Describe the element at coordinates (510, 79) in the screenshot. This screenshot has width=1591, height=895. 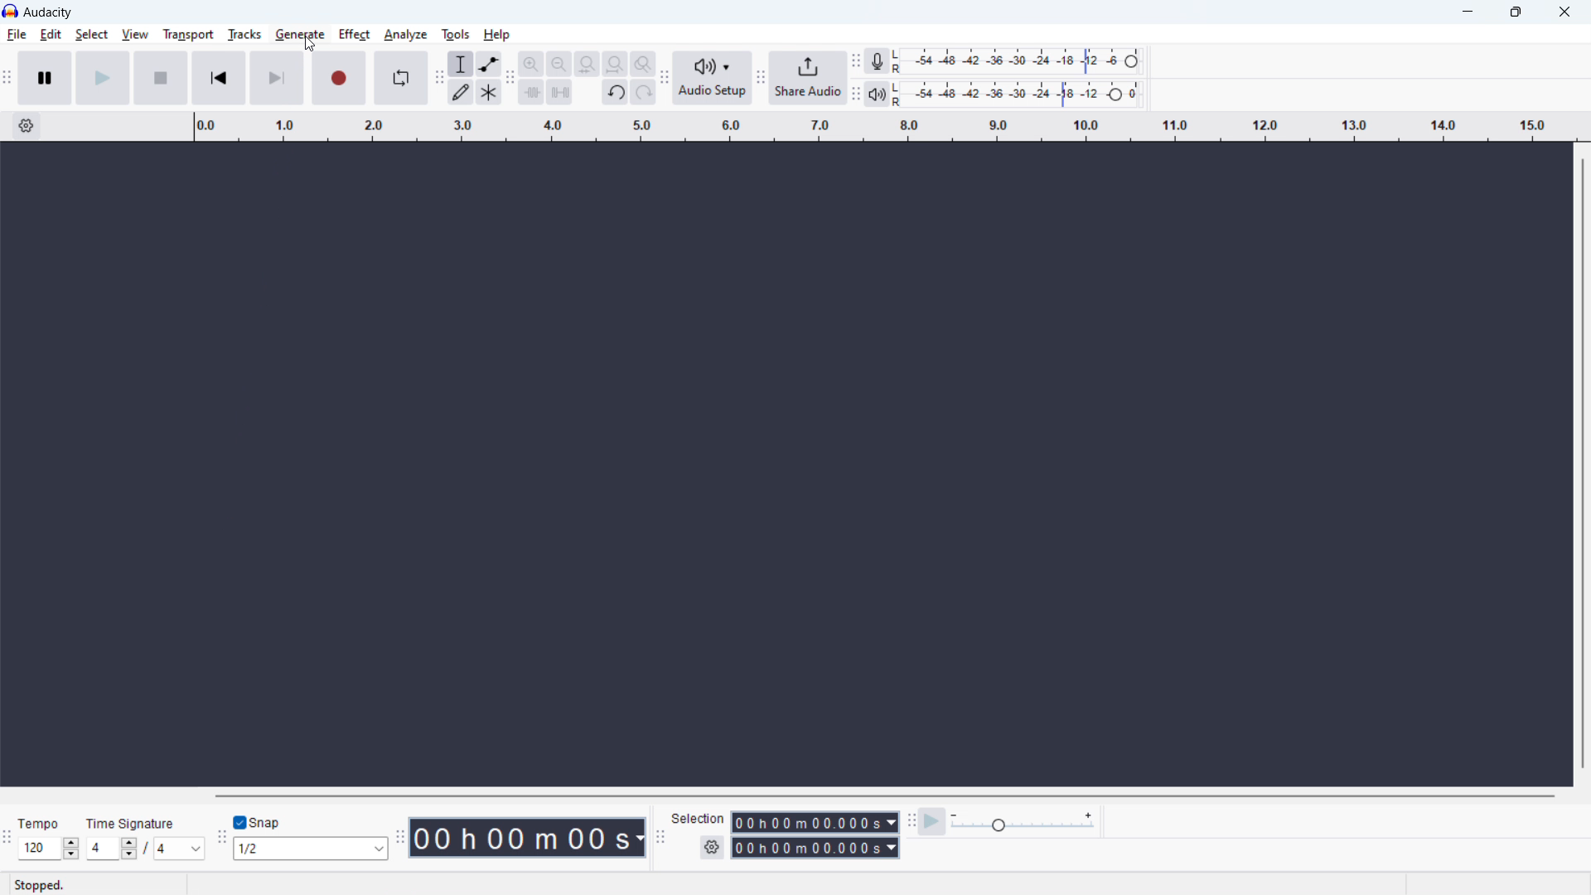
I see `edit toolbar` at that location.